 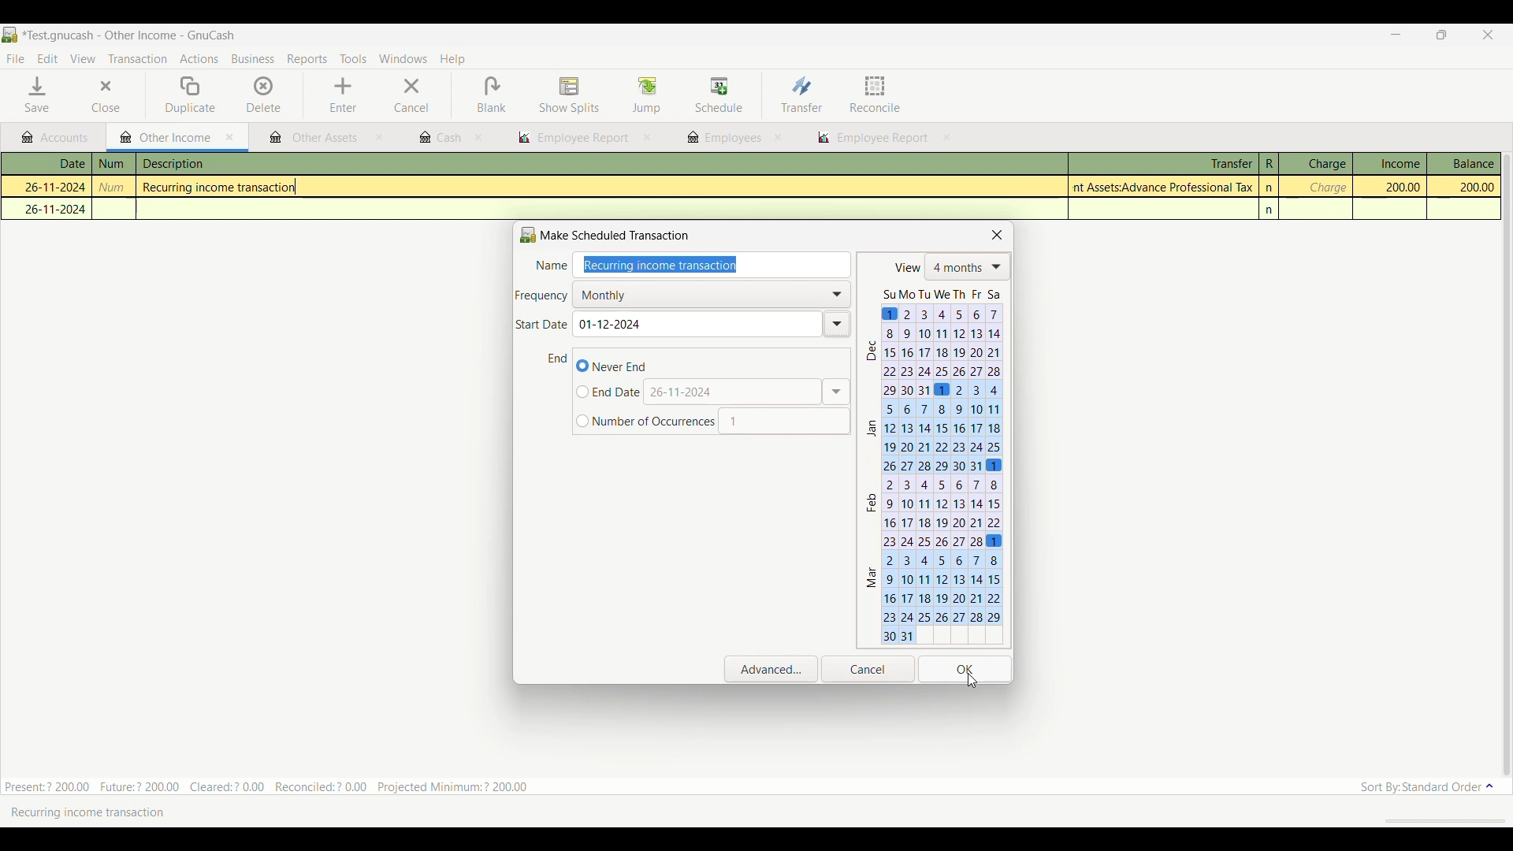 What do you see at coordinates (379, 139) in the screenshot?
I see `close` at bounding box center [379, 139].